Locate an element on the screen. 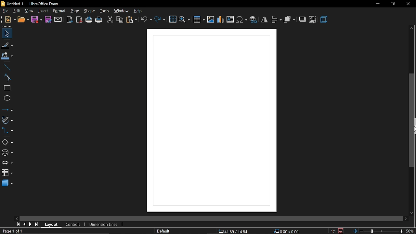 The width and height of the screenshot is (416, 234). insert is located at coordinates (44, 11).